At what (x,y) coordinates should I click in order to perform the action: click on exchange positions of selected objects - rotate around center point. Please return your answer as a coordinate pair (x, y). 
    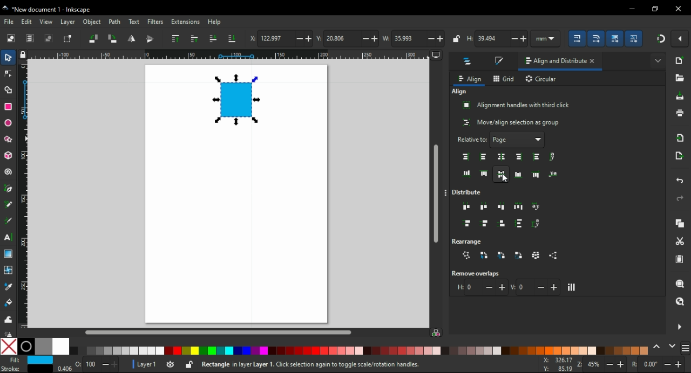
    Looking at the image, I should click on (519, 255).